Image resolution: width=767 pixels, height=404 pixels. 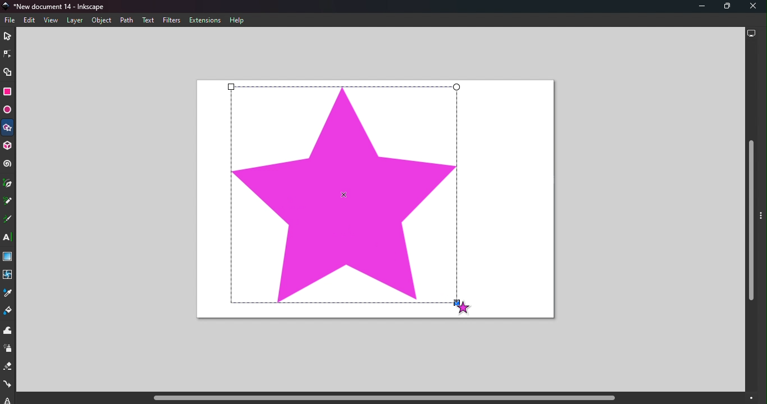 What do you see at coordinates (58, 6) in the screenshot?
I see `Document name` at bounding box center [58, 6].